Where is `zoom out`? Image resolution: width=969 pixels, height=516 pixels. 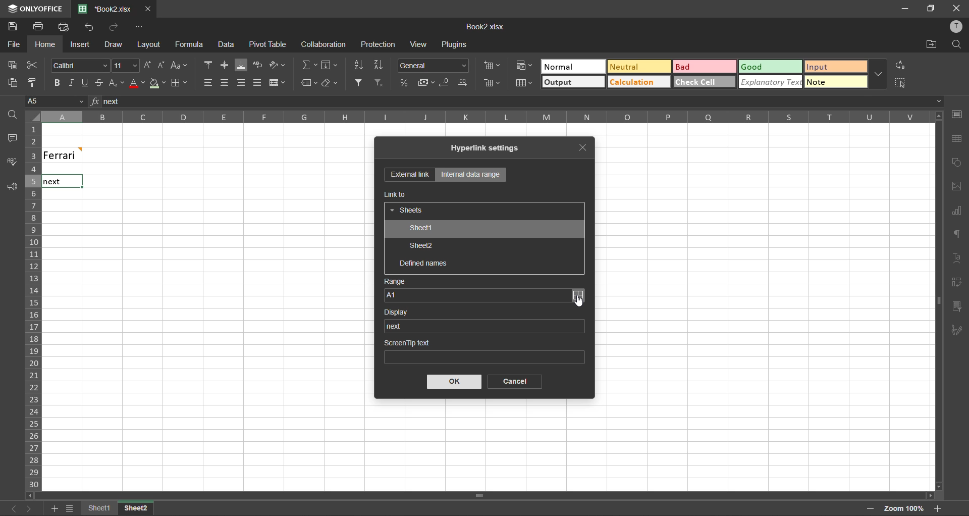
zoom out is located at coordinates (870, 511).